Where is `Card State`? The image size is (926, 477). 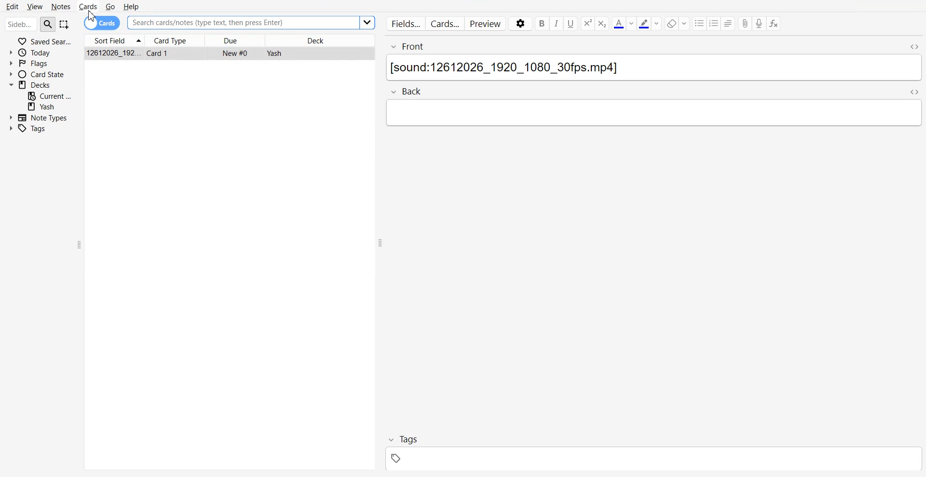
Card State is located at coordinates (40, 74).